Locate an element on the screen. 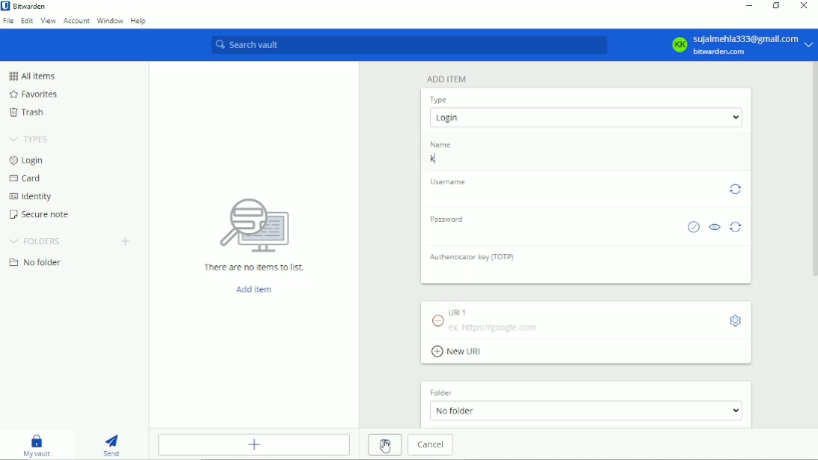  Folders is located at coordinates (35, 242).